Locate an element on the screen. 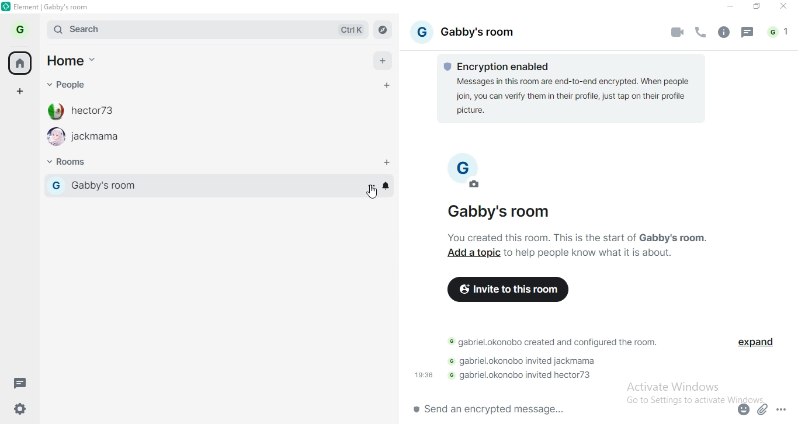 The width and height of the screenshot is (798, 424). Ctrl K is located at coordinates (351, 30).